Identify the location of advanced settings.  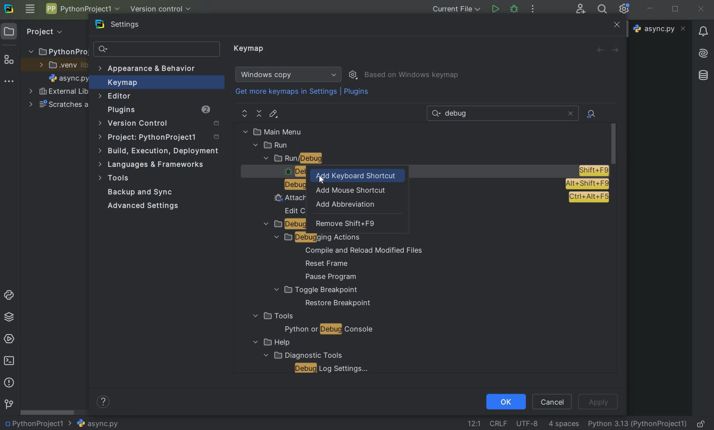
(141, 206).